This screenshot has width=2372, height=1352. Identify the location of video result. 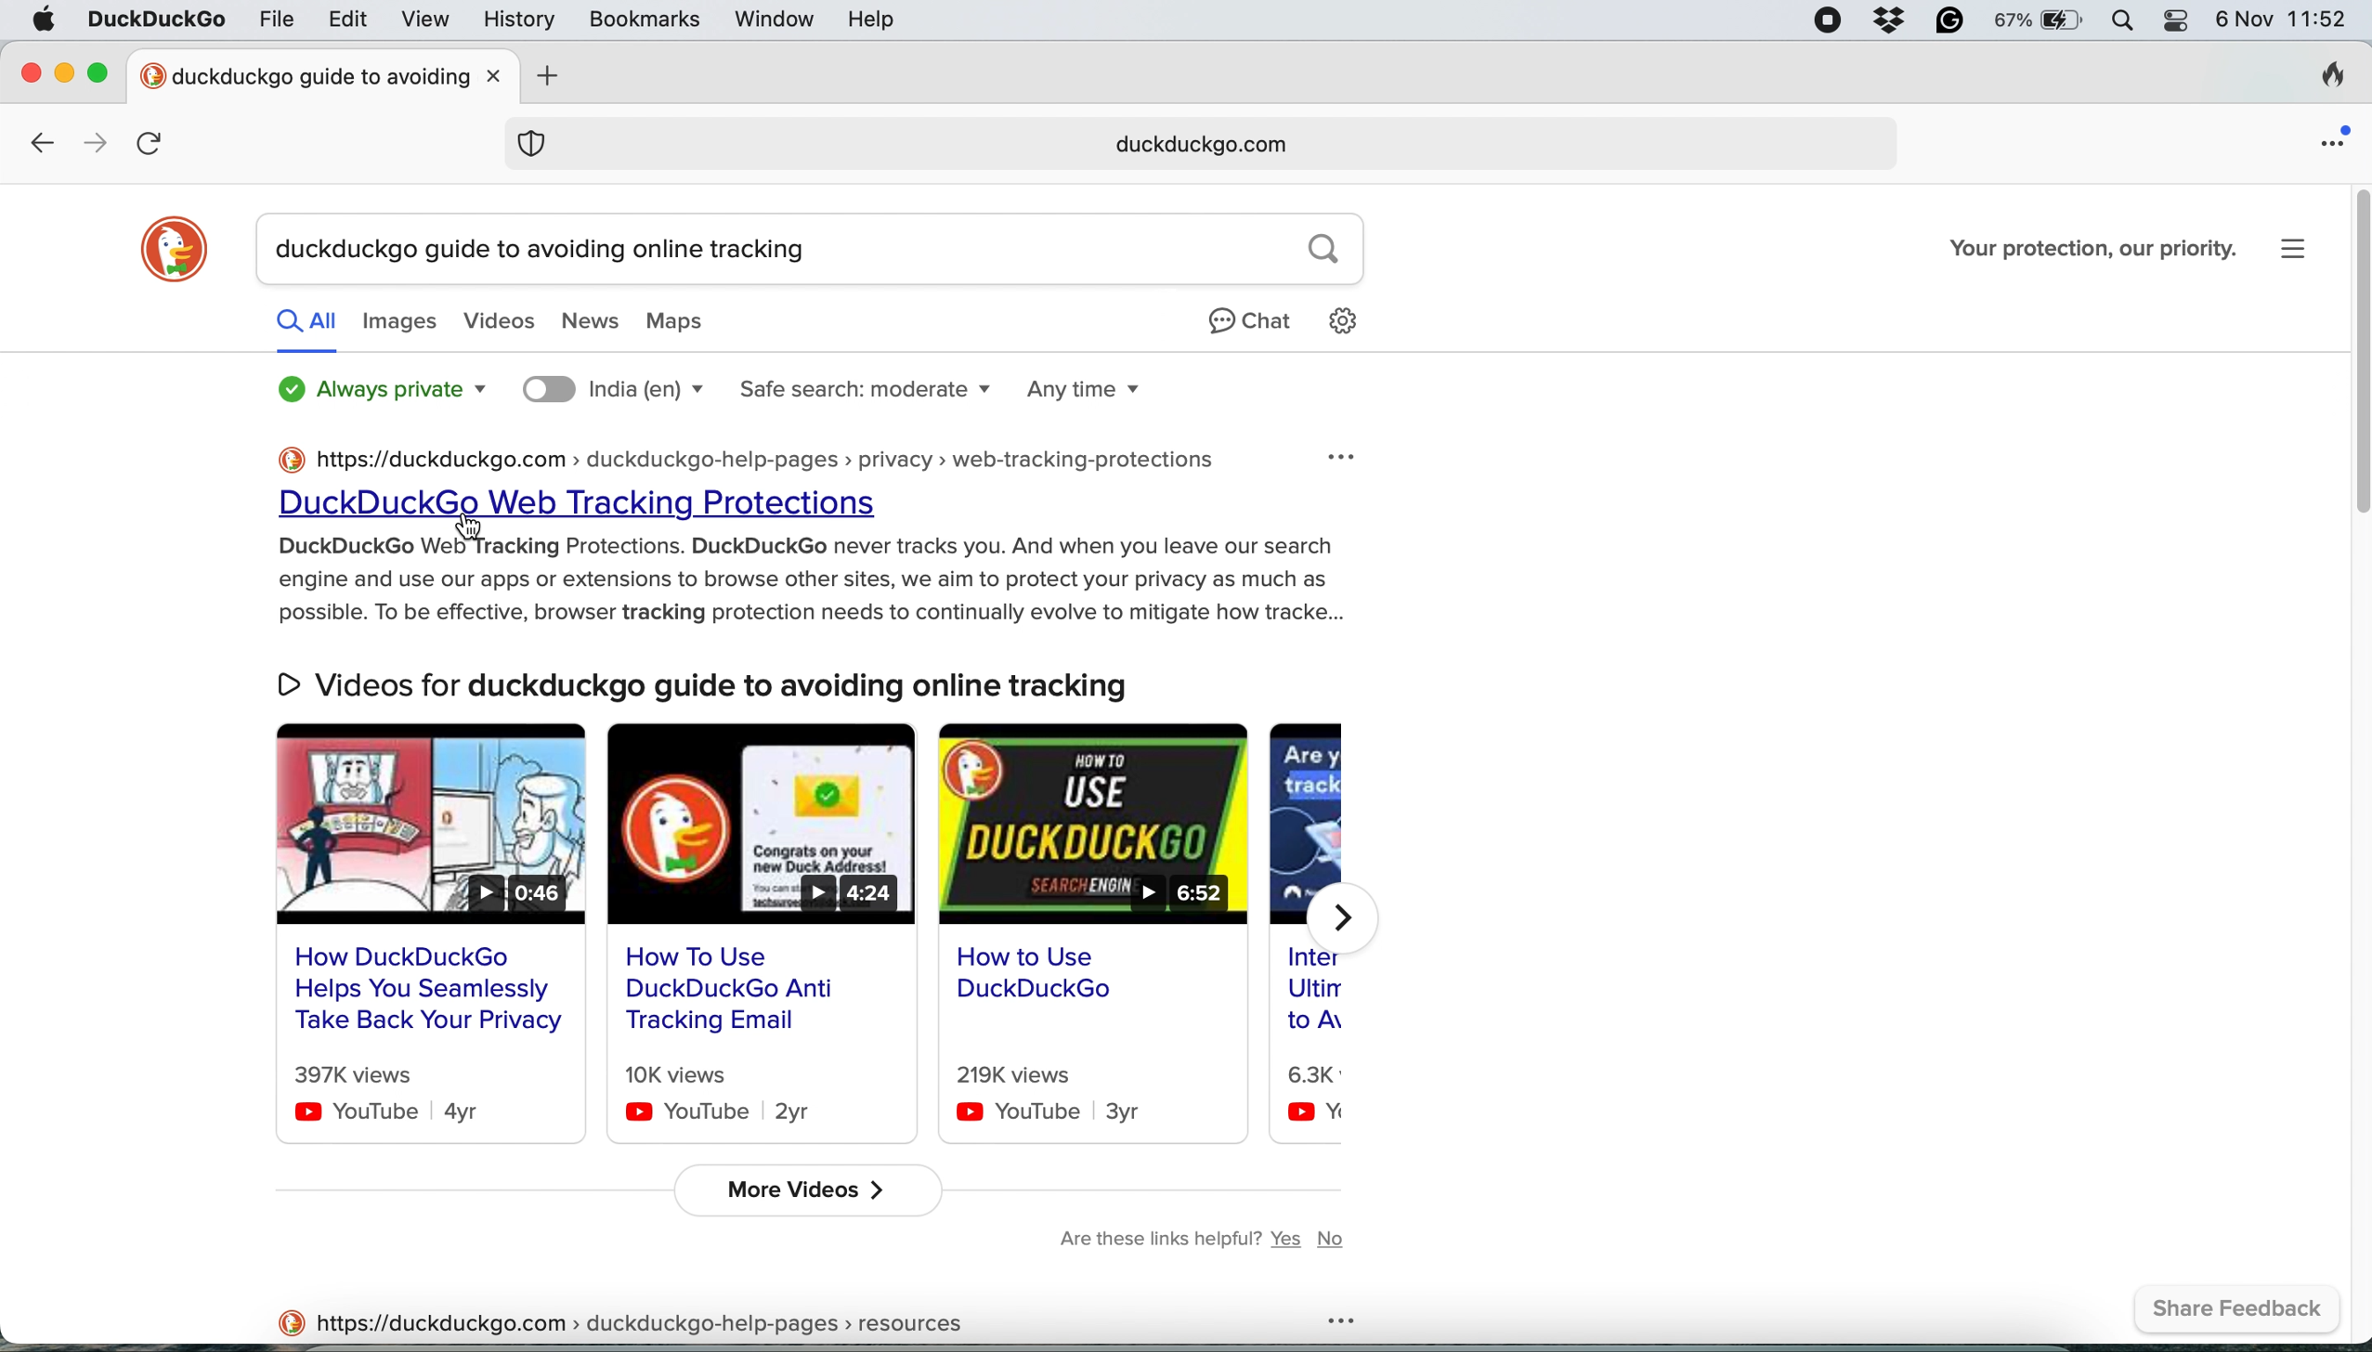
(411, 826).